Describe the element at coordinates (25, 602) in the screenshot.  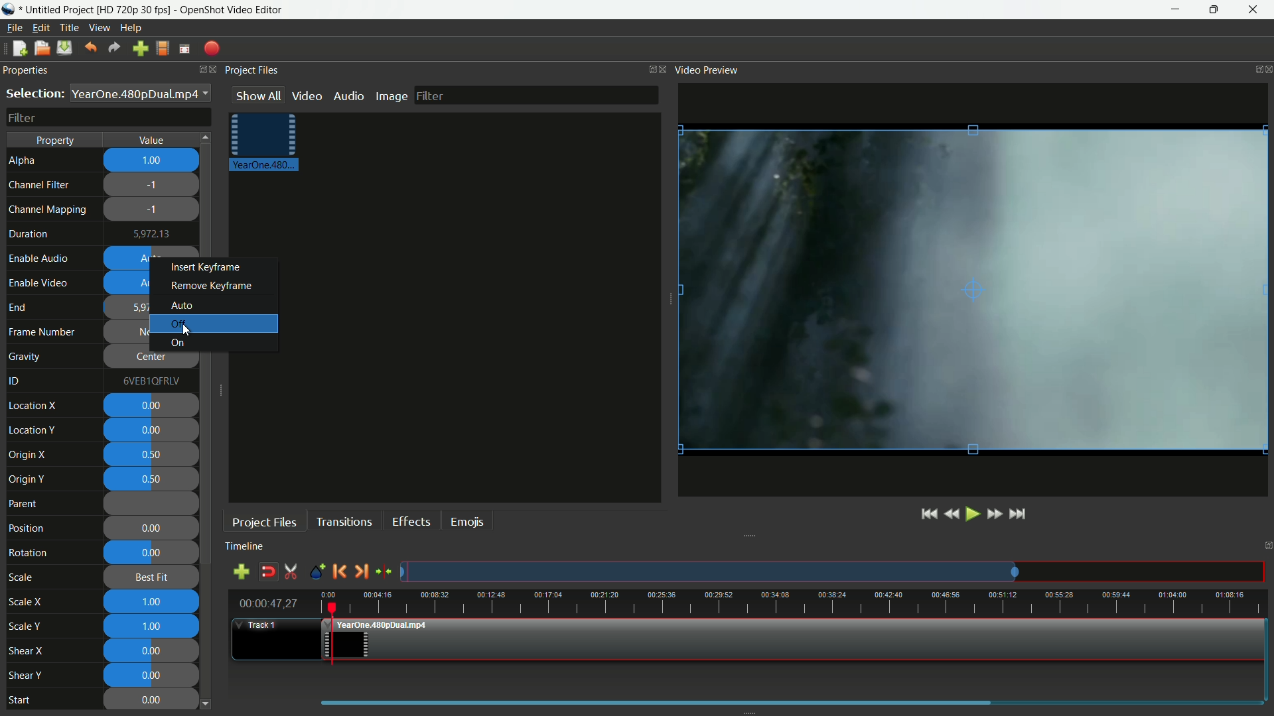
I see `scale x` at that location.